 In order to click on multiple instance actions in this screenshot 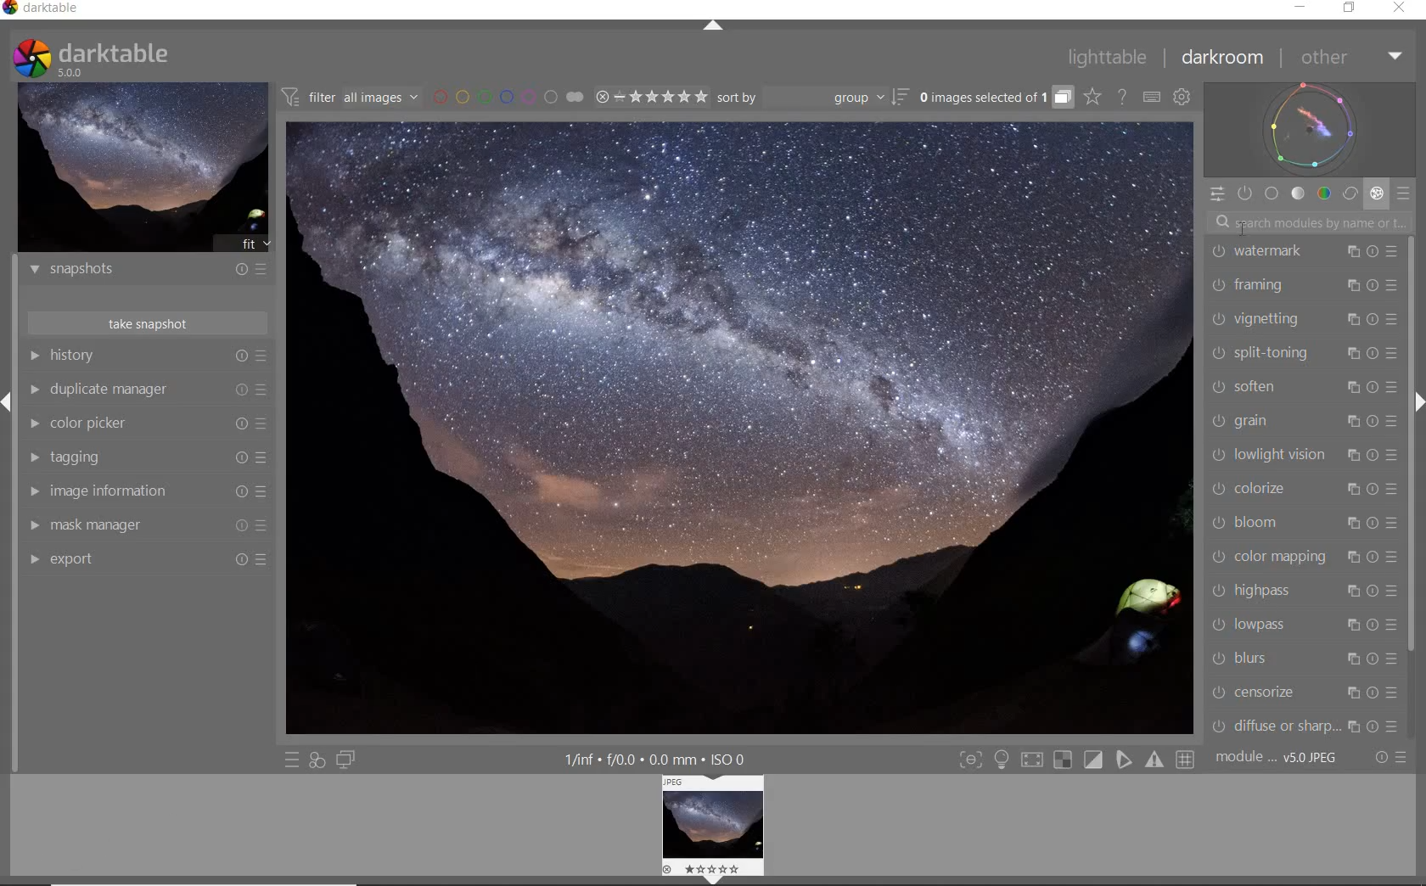, I will do `click(1353, 248)`.